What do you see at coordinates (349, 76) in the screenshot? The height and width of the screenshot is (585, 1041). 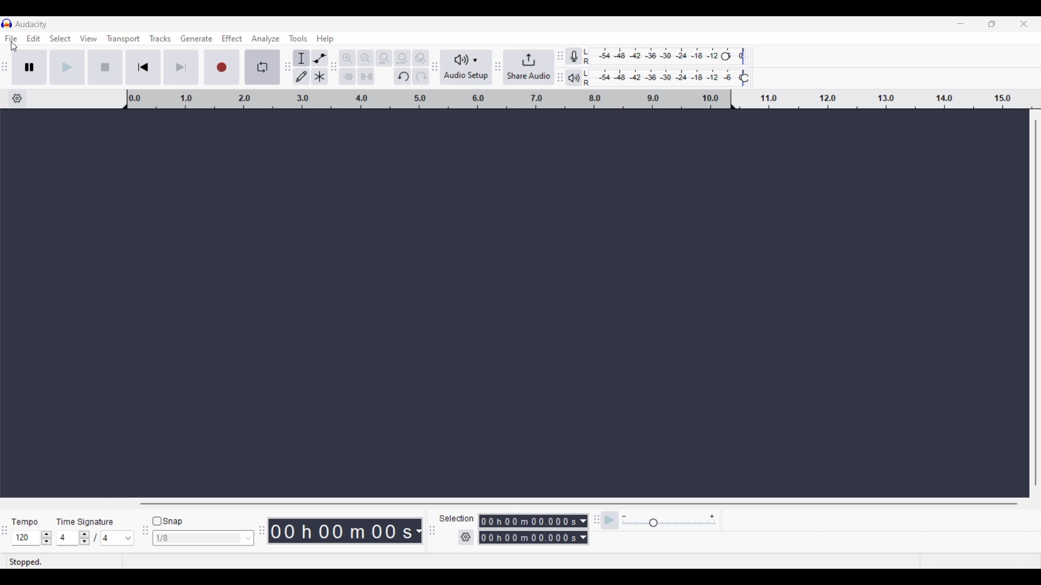 I see `Trim audio outside selection` at bounding box center [349, 76].